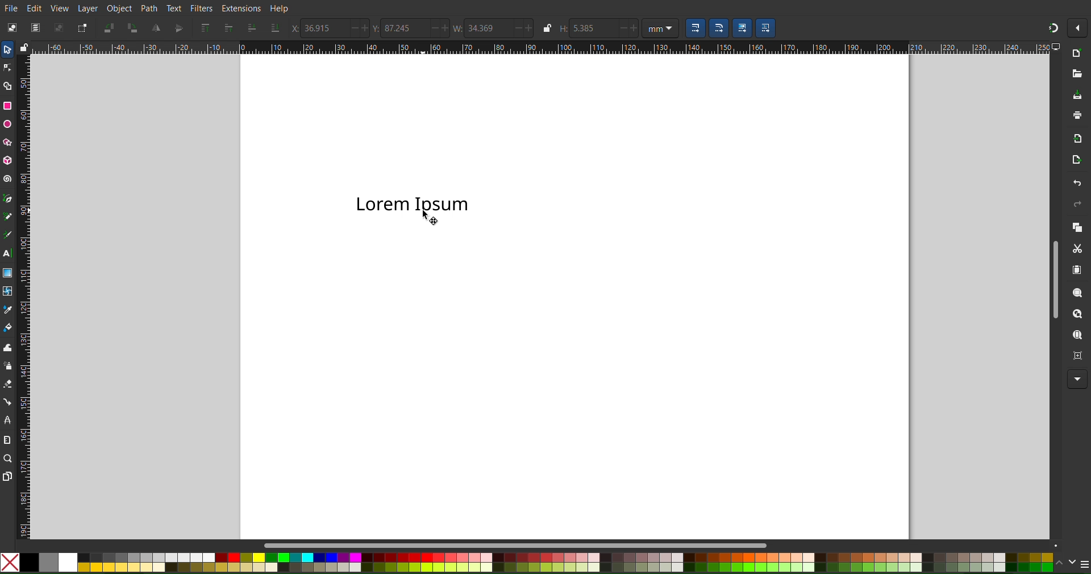 The width and height of the screenshot is (1091, 574). What do you see at coordinates (156, 28) in the screenshot?
I see `Mirror Vertically` at bounding box center [156, 28].